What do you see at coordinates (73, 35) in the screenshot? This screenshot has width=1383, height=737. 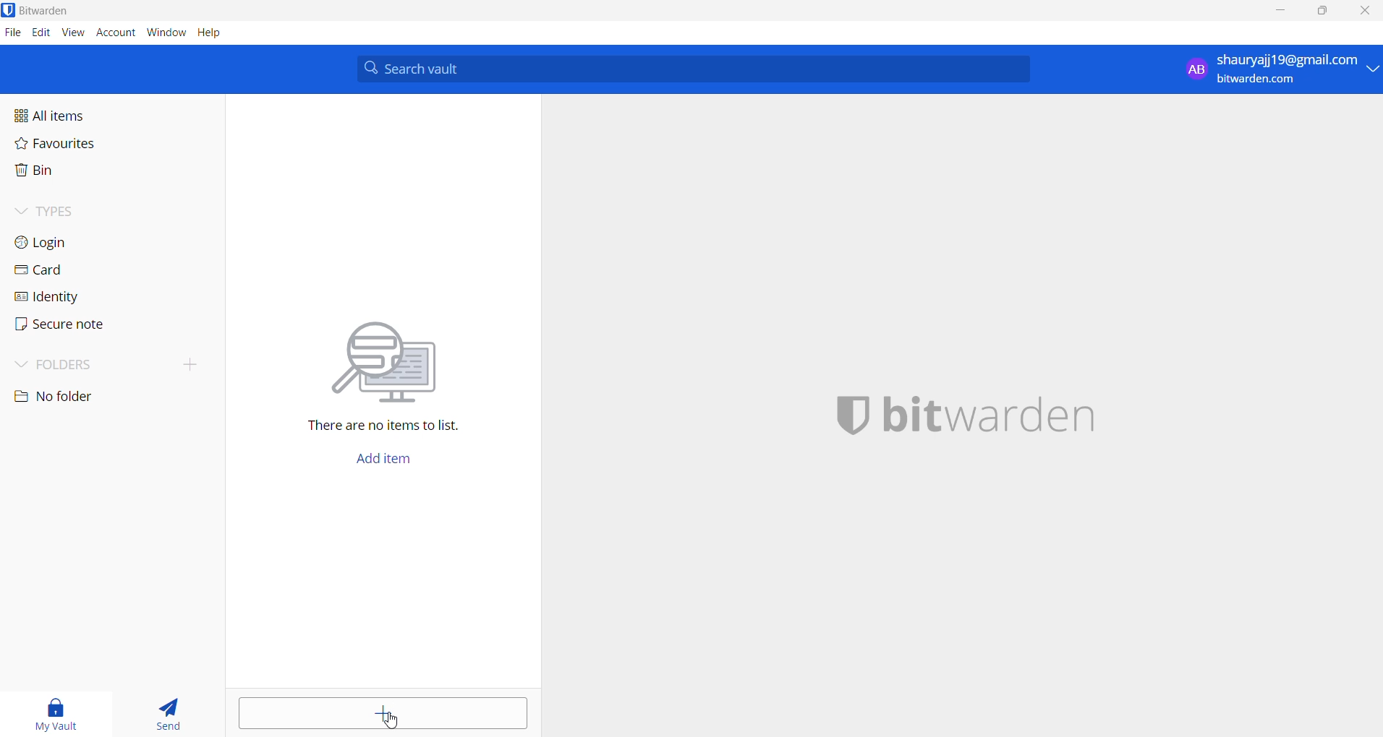 I see `view` at bounding box center [73, 35].